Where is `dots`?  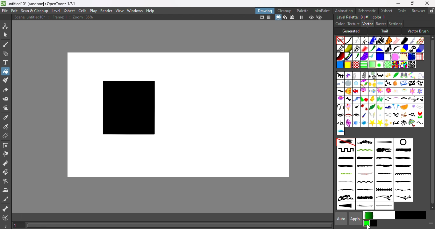
dots is located at coordinates (356, 107).